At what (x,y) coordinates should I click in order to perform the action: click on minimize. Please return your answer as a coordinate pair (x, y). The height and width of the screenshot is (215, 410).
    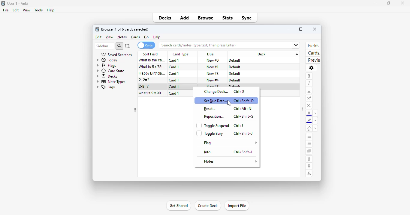
    Looking at the image, I should click on (288, 29).